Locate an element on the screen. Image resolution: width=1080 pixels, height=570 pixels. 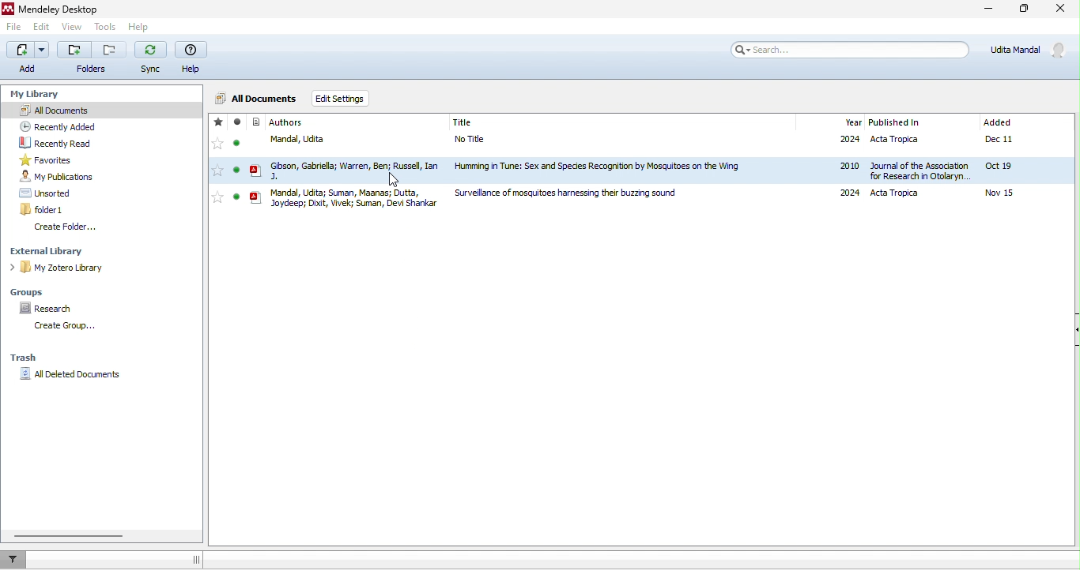
external library is located at coordinates (51, 249).